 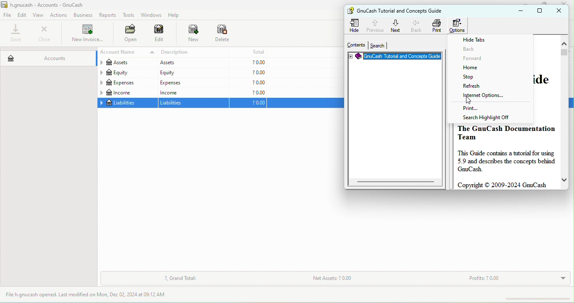 I want to click on equity, so click(x=126, y=73).